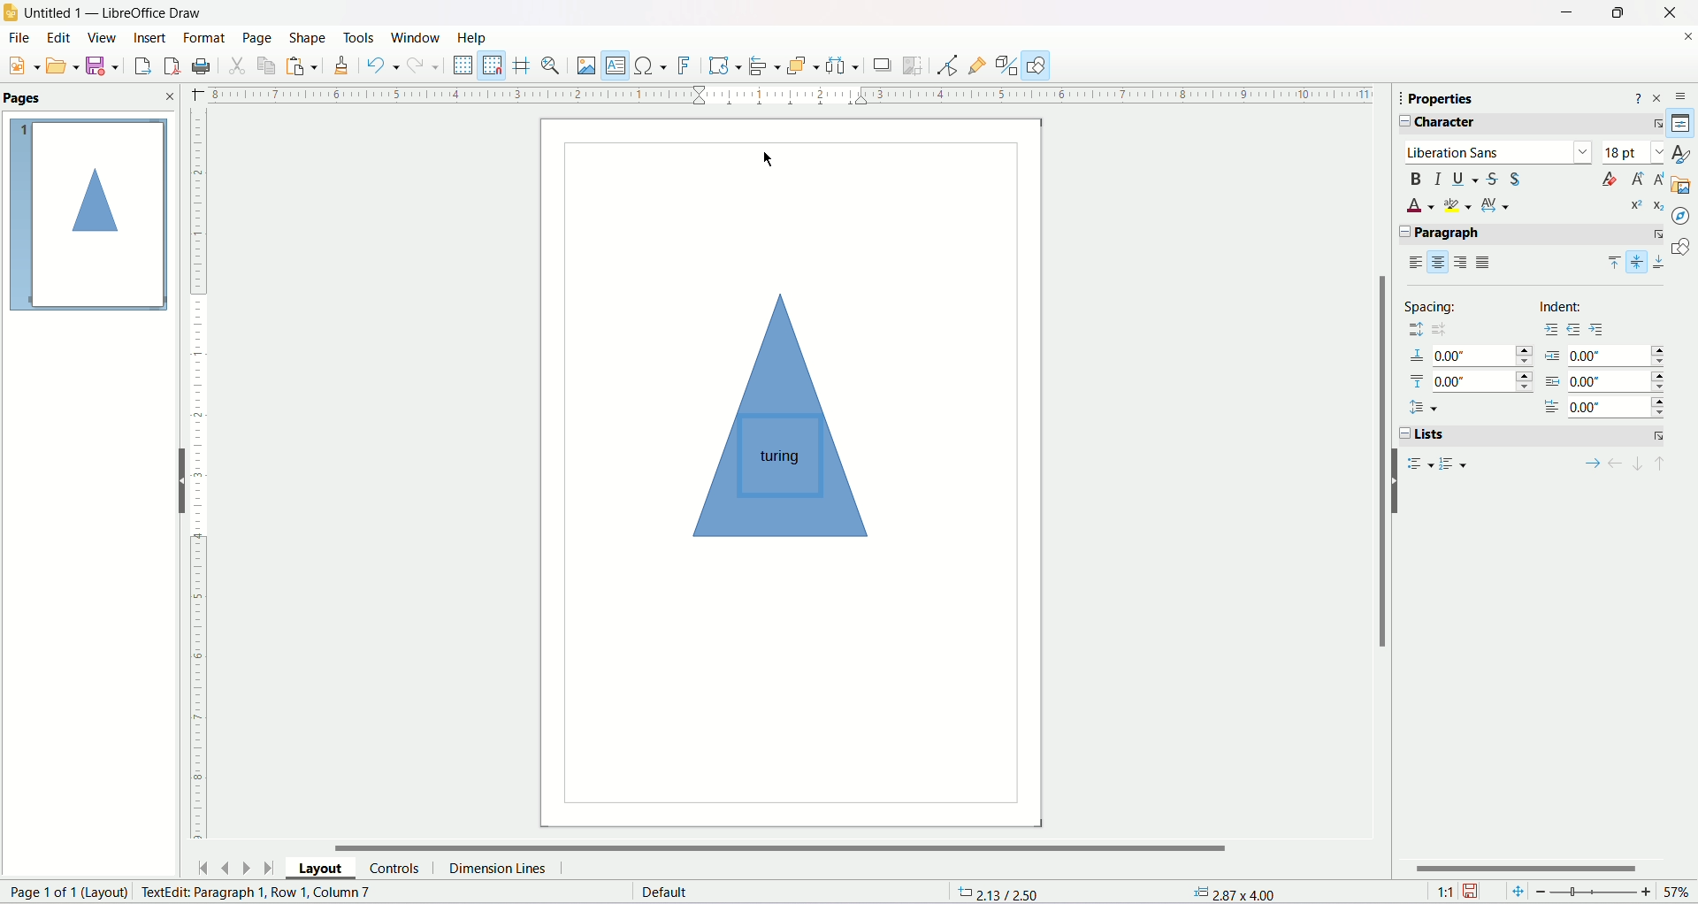  Describe the element at coordinates (1682, 155) in the screenshot. I see `Styles` at that location.